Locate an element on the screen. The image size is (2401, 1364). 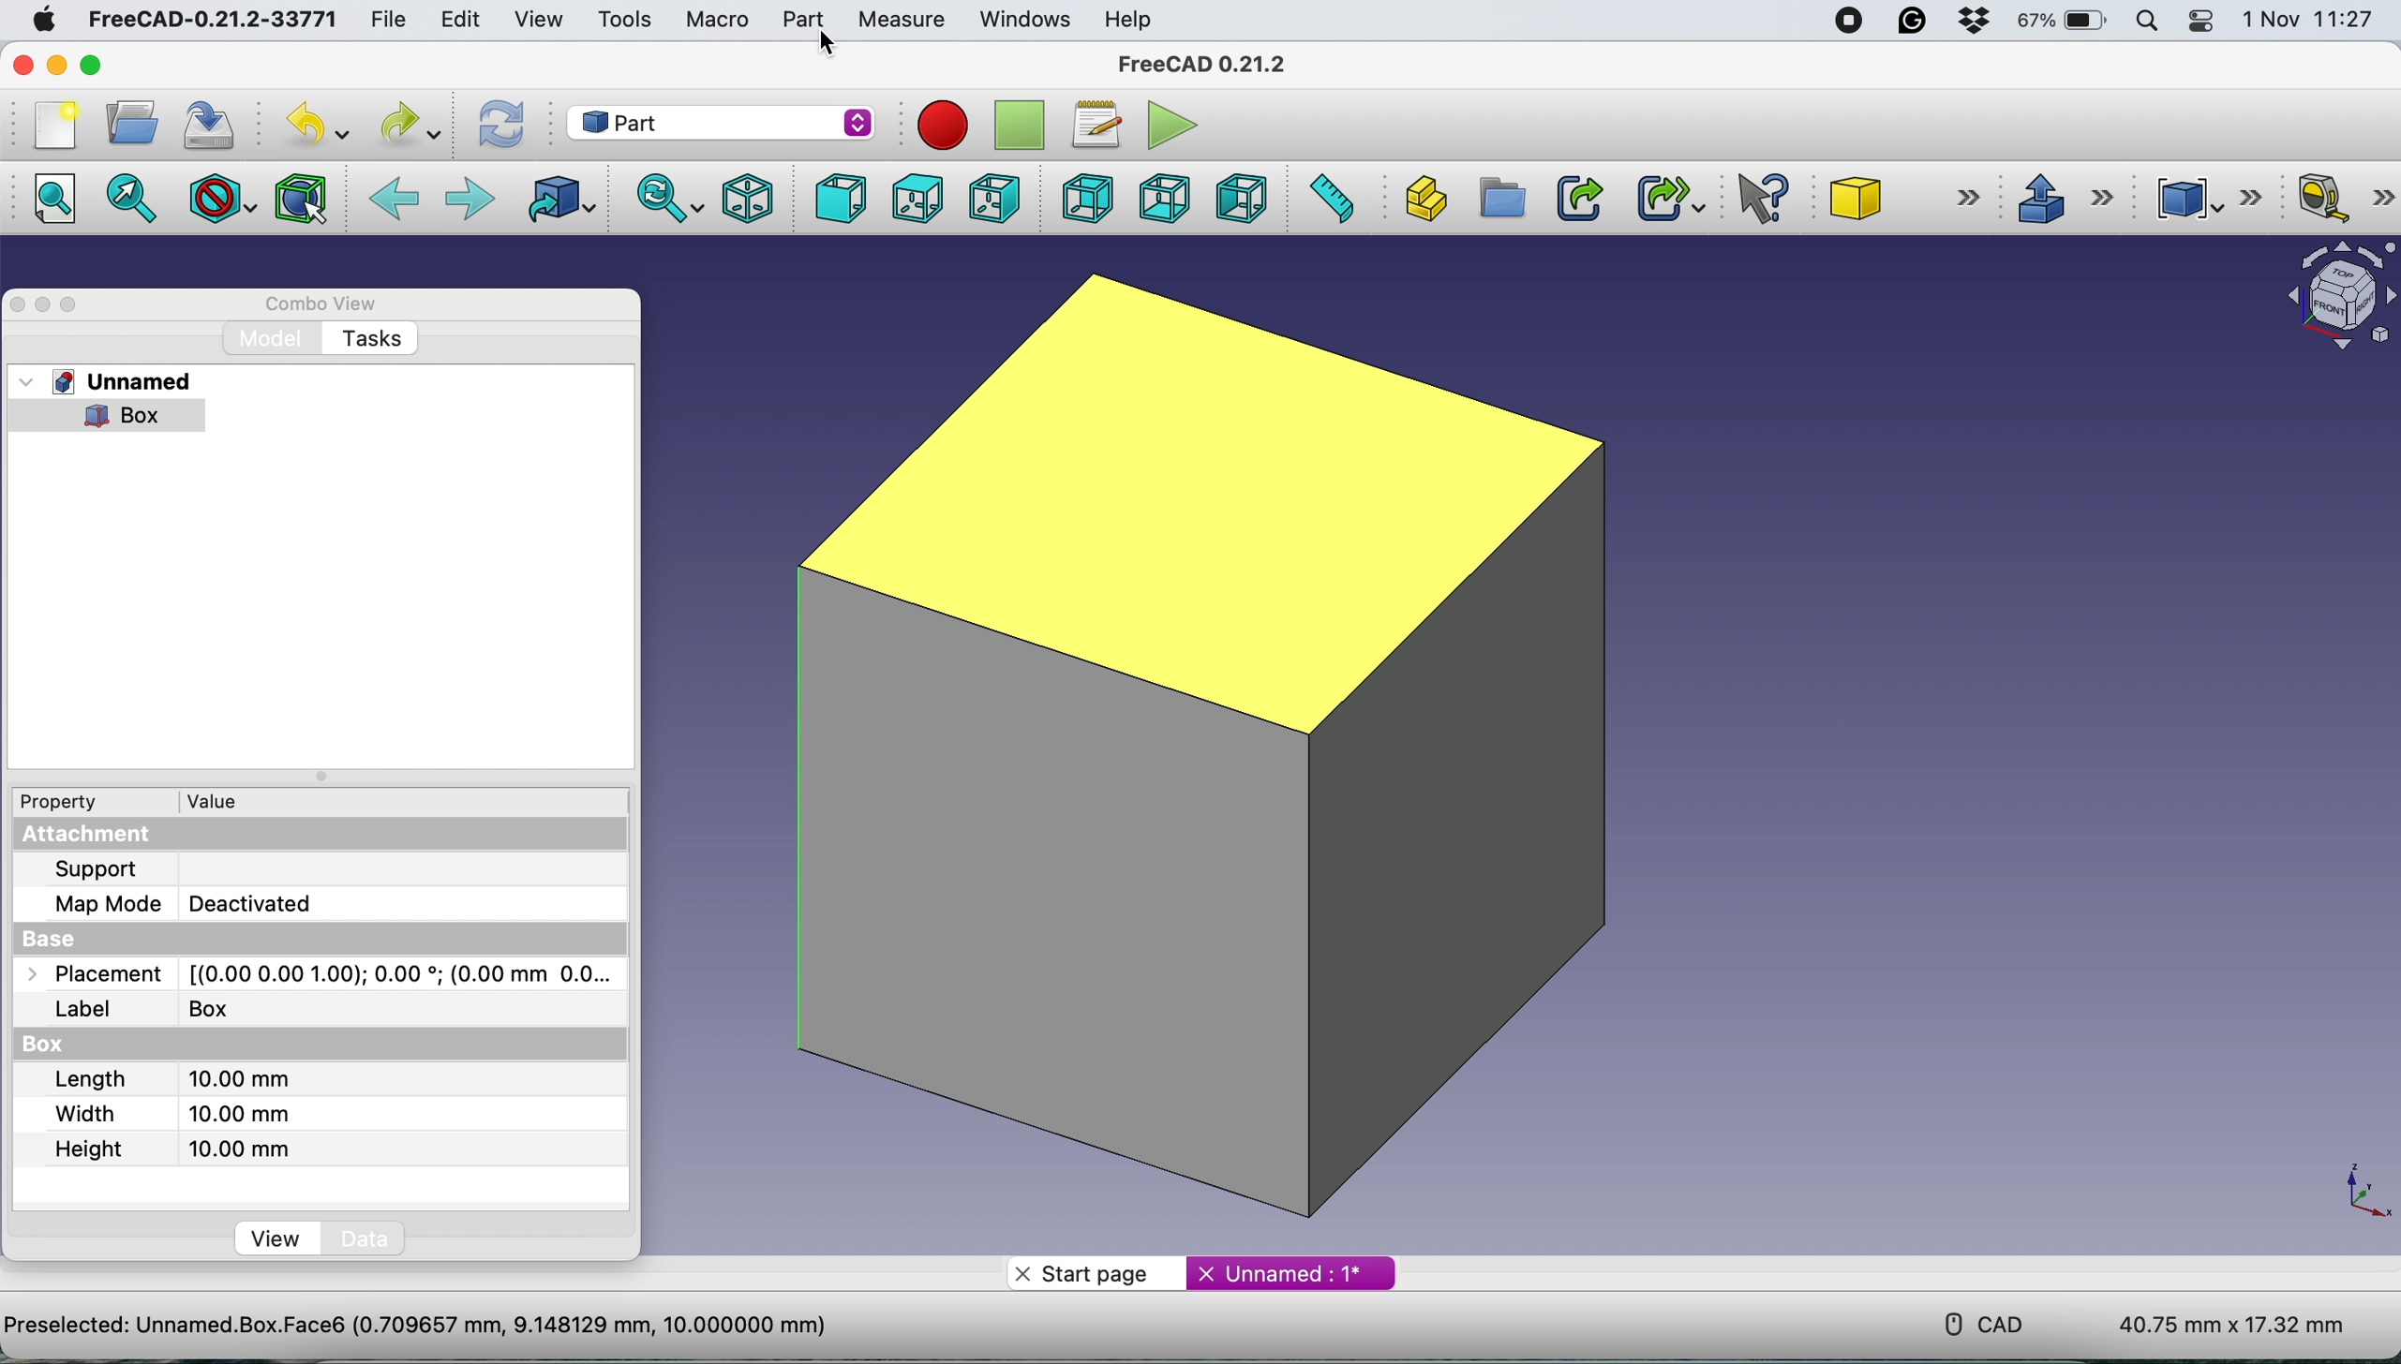
draw style is located at coordinates (219, 198).